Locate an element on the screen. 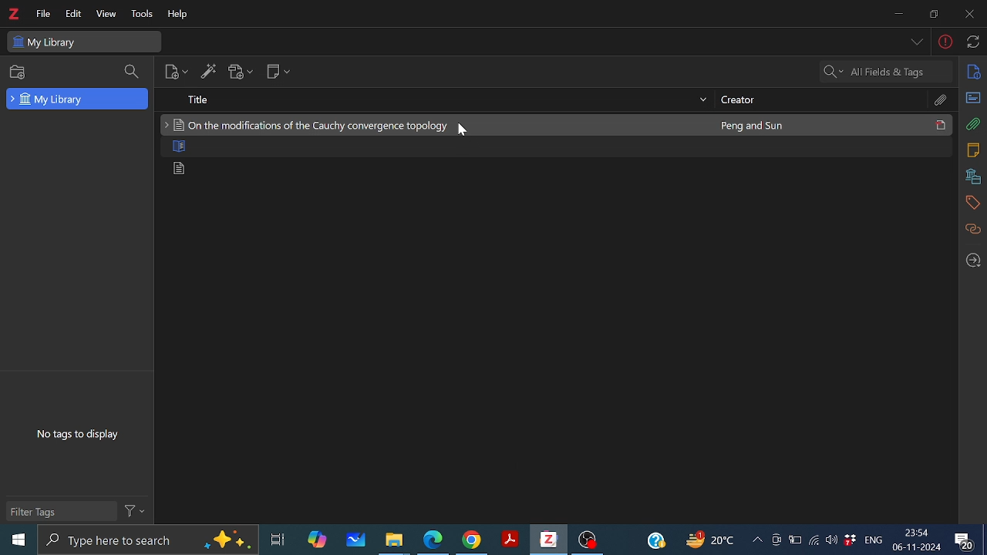  Whiteboard is located at coordinates (354, 540).